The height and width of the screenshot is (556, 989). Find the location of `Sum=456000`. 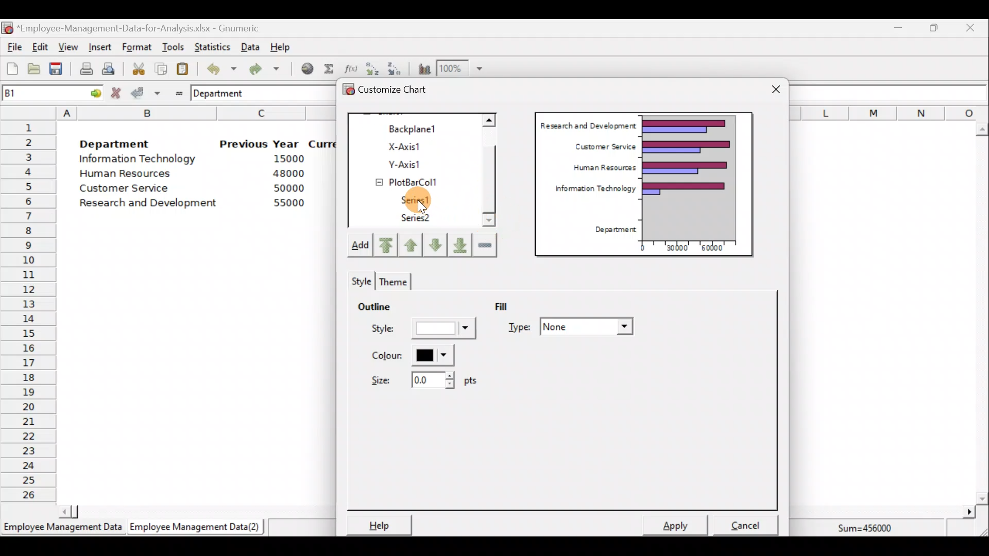

Sum=456000 is located at coordinates (871, 530).